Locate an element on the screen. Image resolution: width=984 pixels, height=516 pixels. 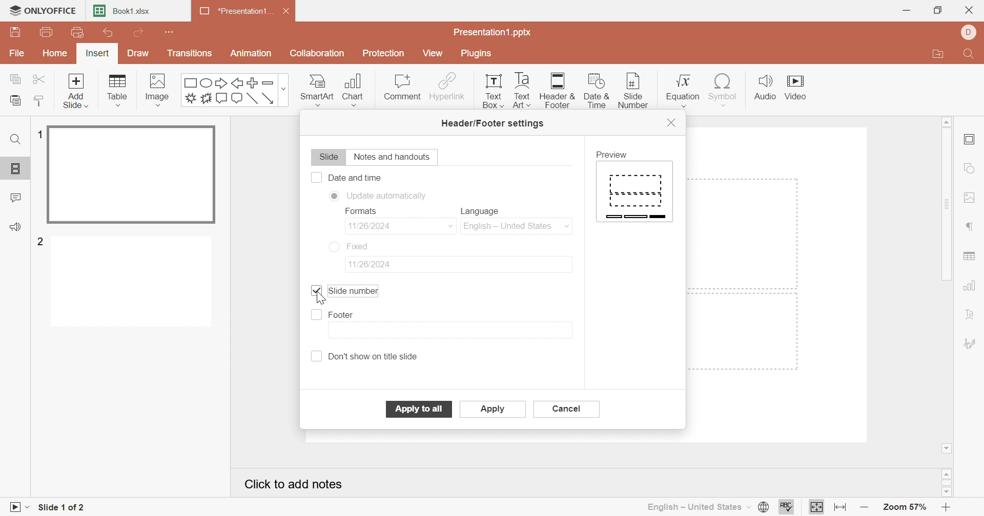
Checkbox is located at coordinates (318, 289).